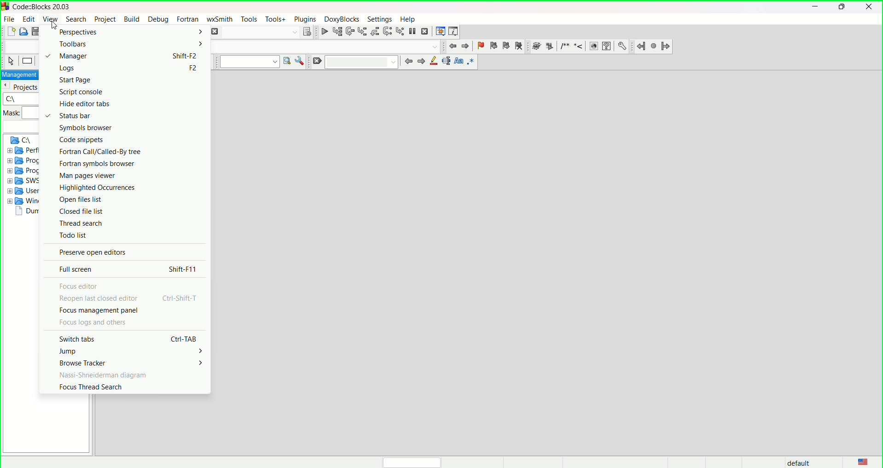 The width and height of the screenshot is (883, 468). What do you see at coordinates (426, 32) in the screenshot?
I see `stop debugger` at bounding box center [426, 32].